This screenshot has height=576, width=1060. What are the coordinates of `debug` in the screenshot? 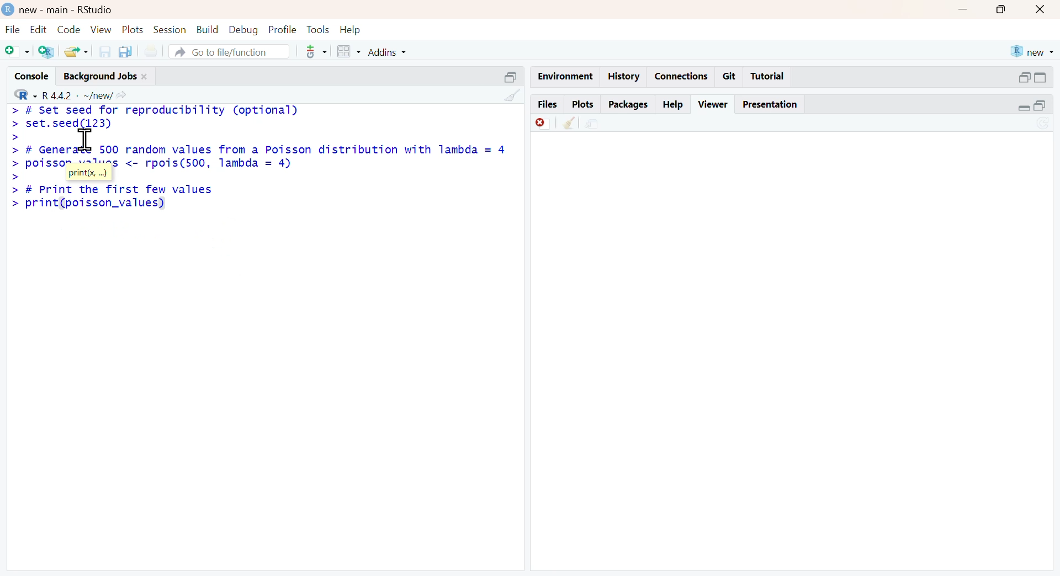 It's located at (245, 30).